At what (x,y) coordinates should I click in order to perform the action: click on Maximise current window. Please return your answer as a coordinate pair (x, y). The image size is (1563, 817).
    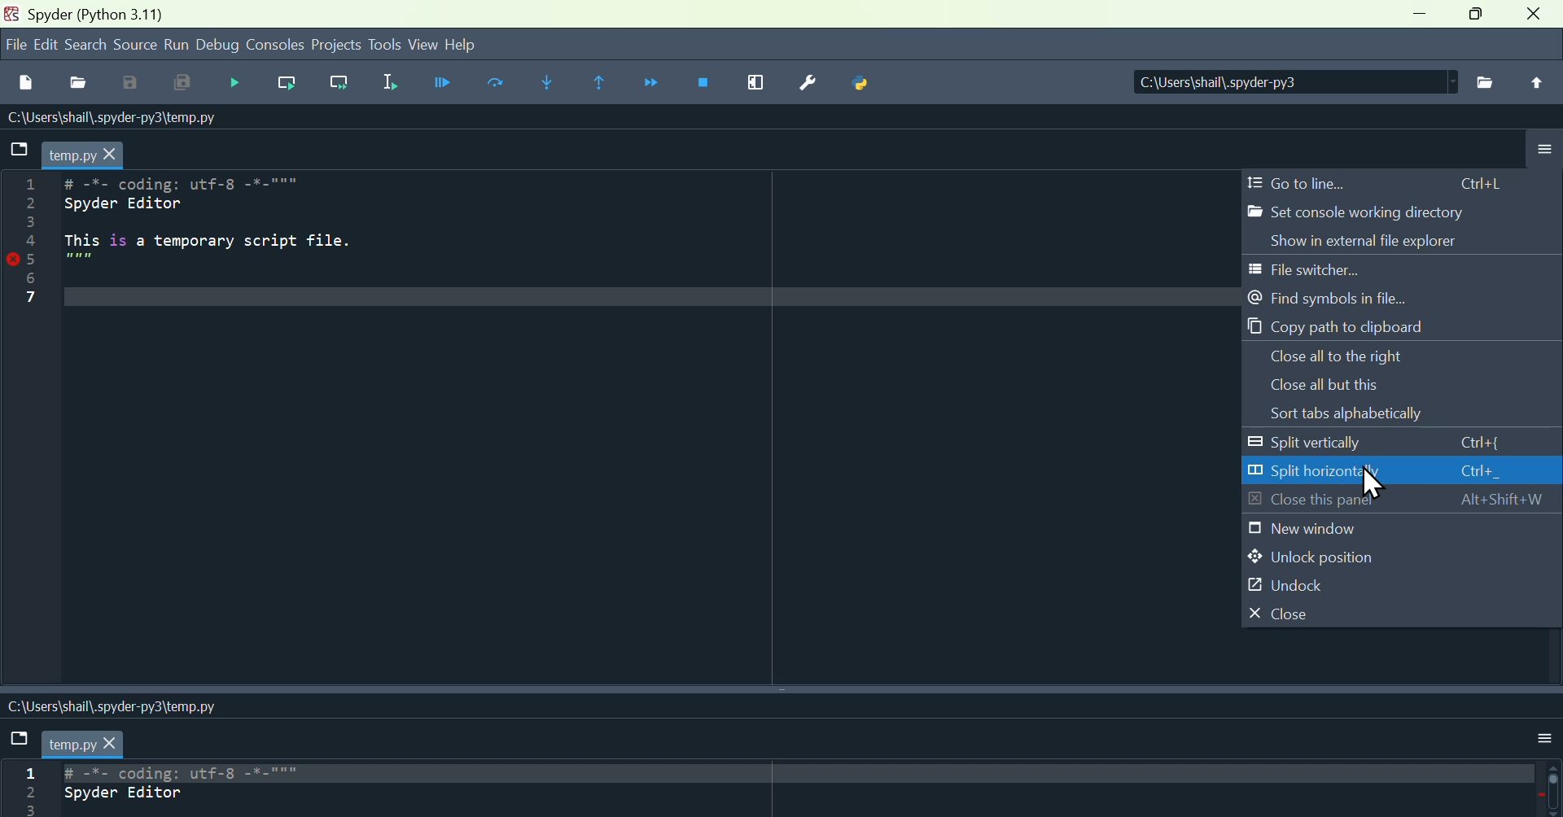
    Looking at the image, I should click on (758, 86).